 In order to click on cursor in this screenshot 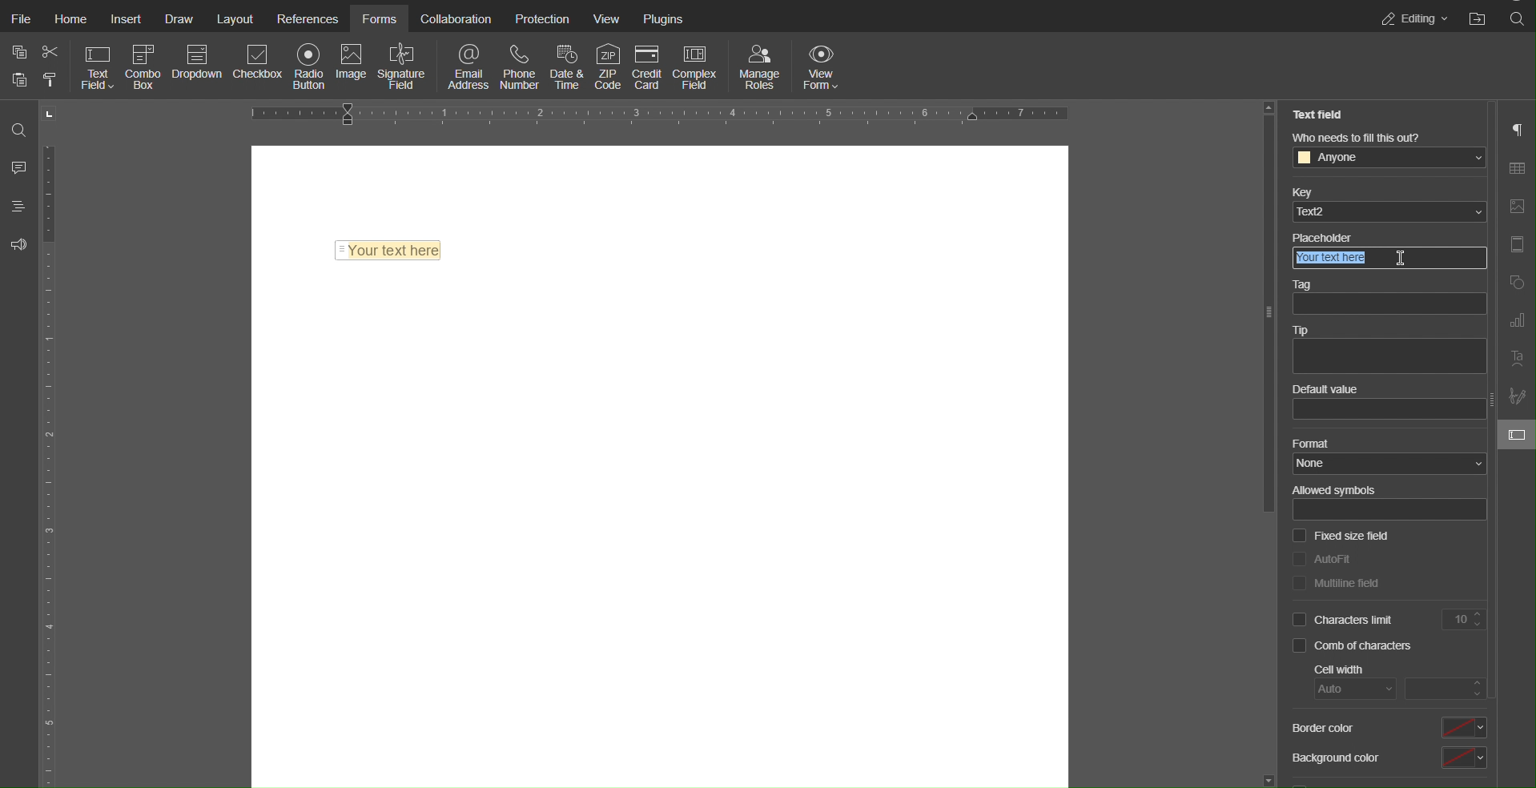, I will do `click(1407, 259)`.